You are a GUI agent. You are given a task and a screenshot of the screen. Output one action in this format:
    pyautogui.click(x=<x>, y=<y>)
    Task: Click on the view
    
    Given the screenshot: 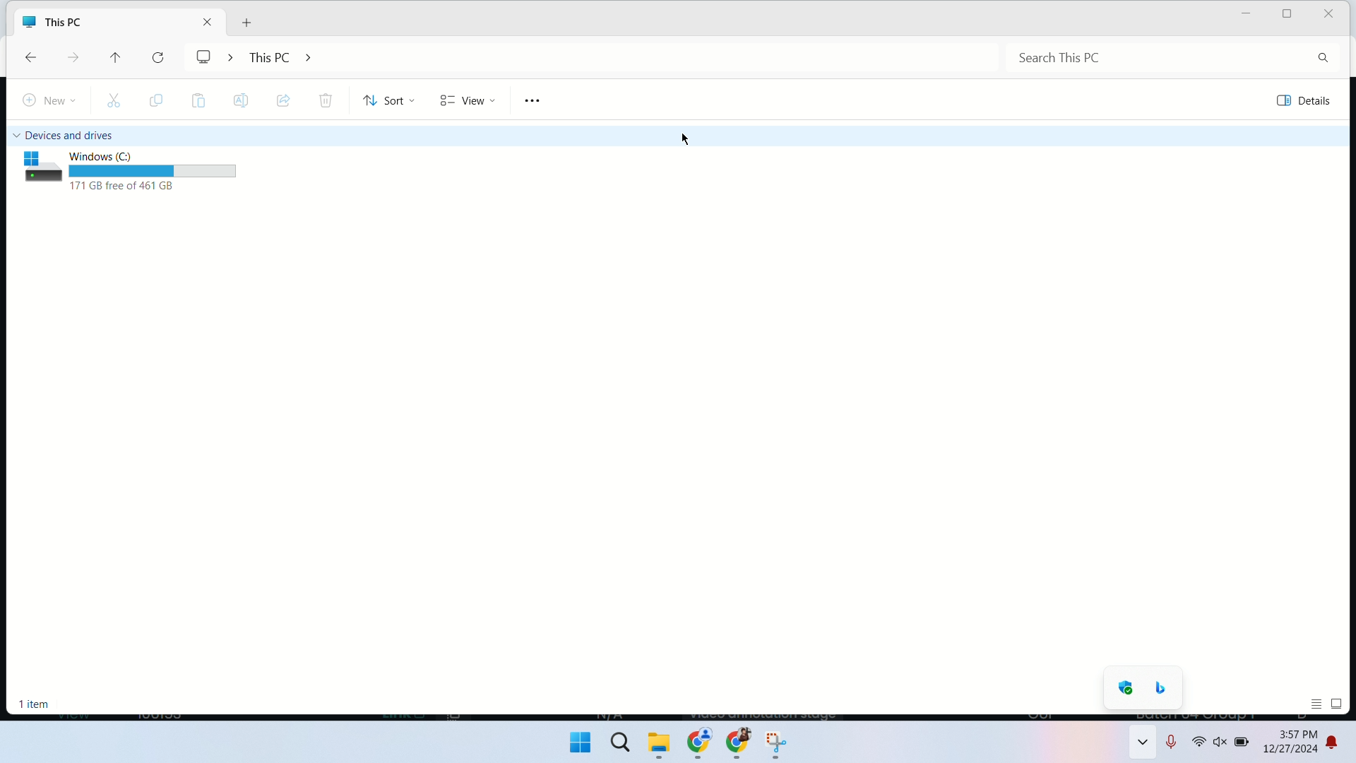 What is the action you would take?
    pyautogui.click(x=467, y=102)
    